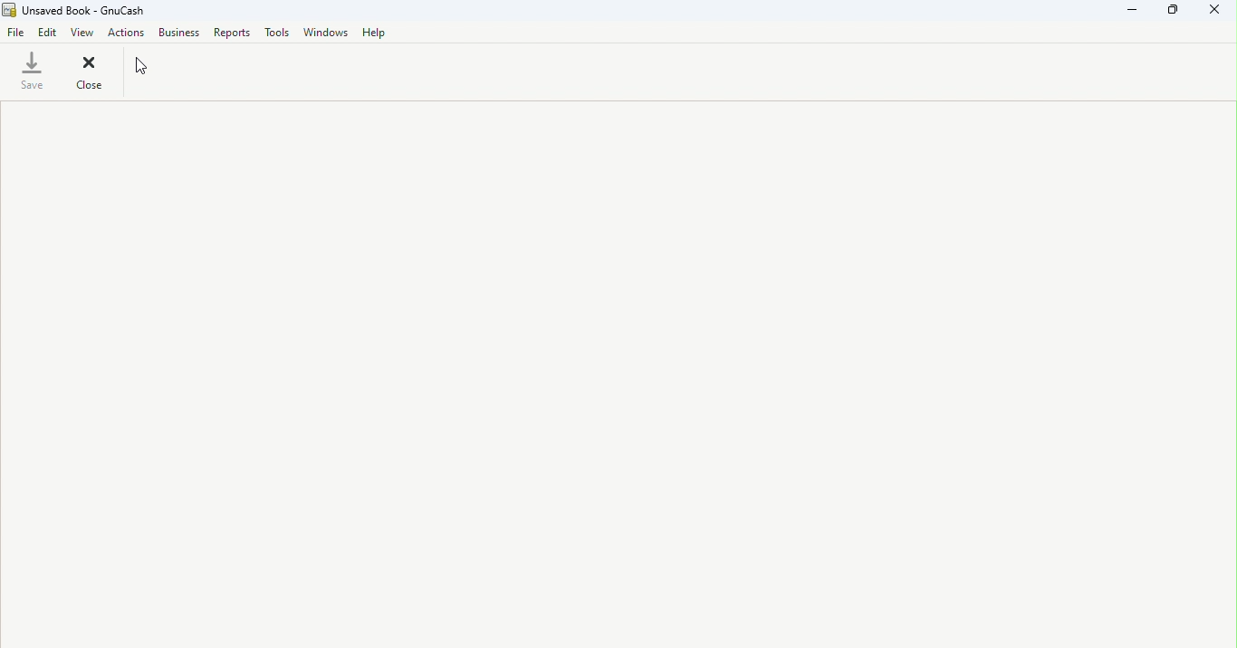  Describe the element at coordinates (49, 34) in the screenshot. I see `Edit` at that location.